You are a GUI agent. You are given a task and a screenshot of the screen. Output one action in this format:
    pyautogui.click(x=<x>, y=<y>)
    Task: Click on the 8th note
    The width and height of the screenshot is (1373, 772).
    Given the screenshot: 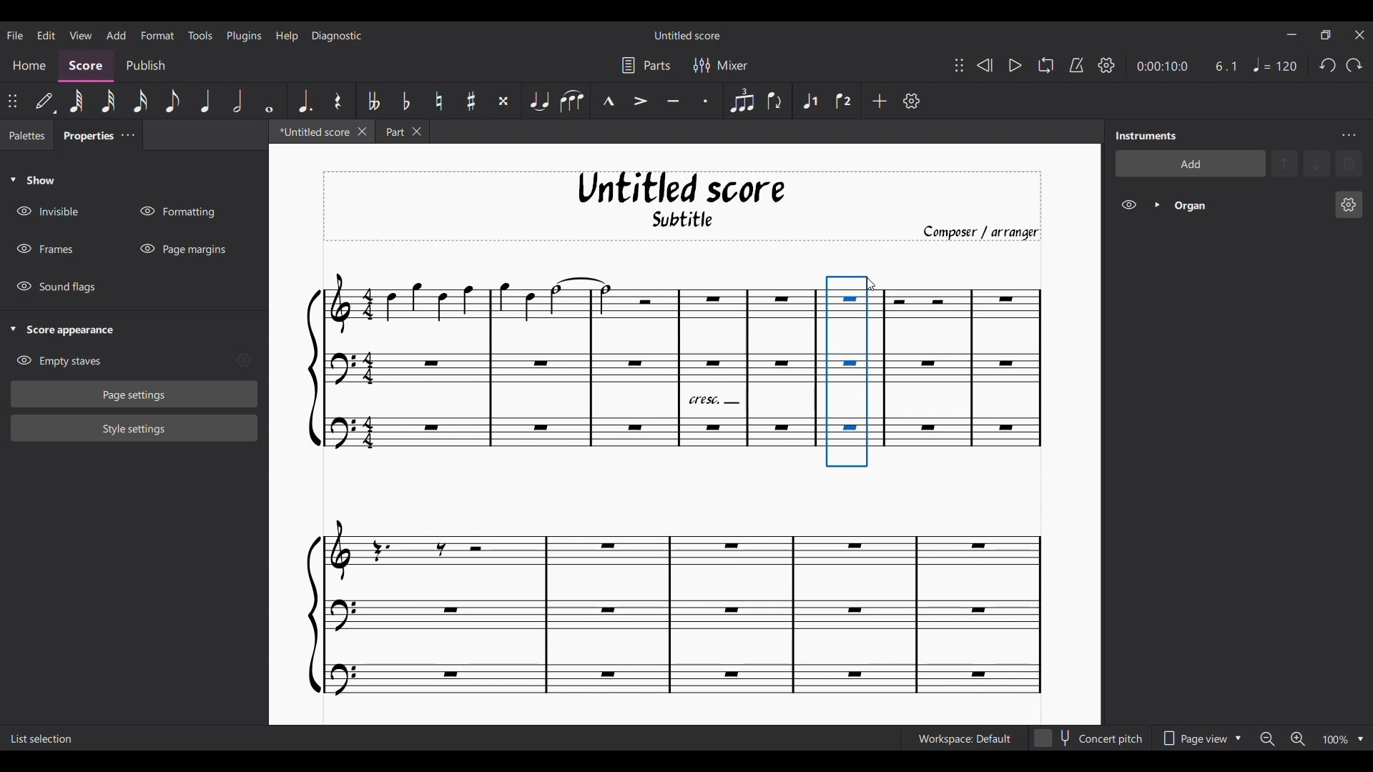 What is the action you would take?
    pyautogui.click(x=172, y=102)
    